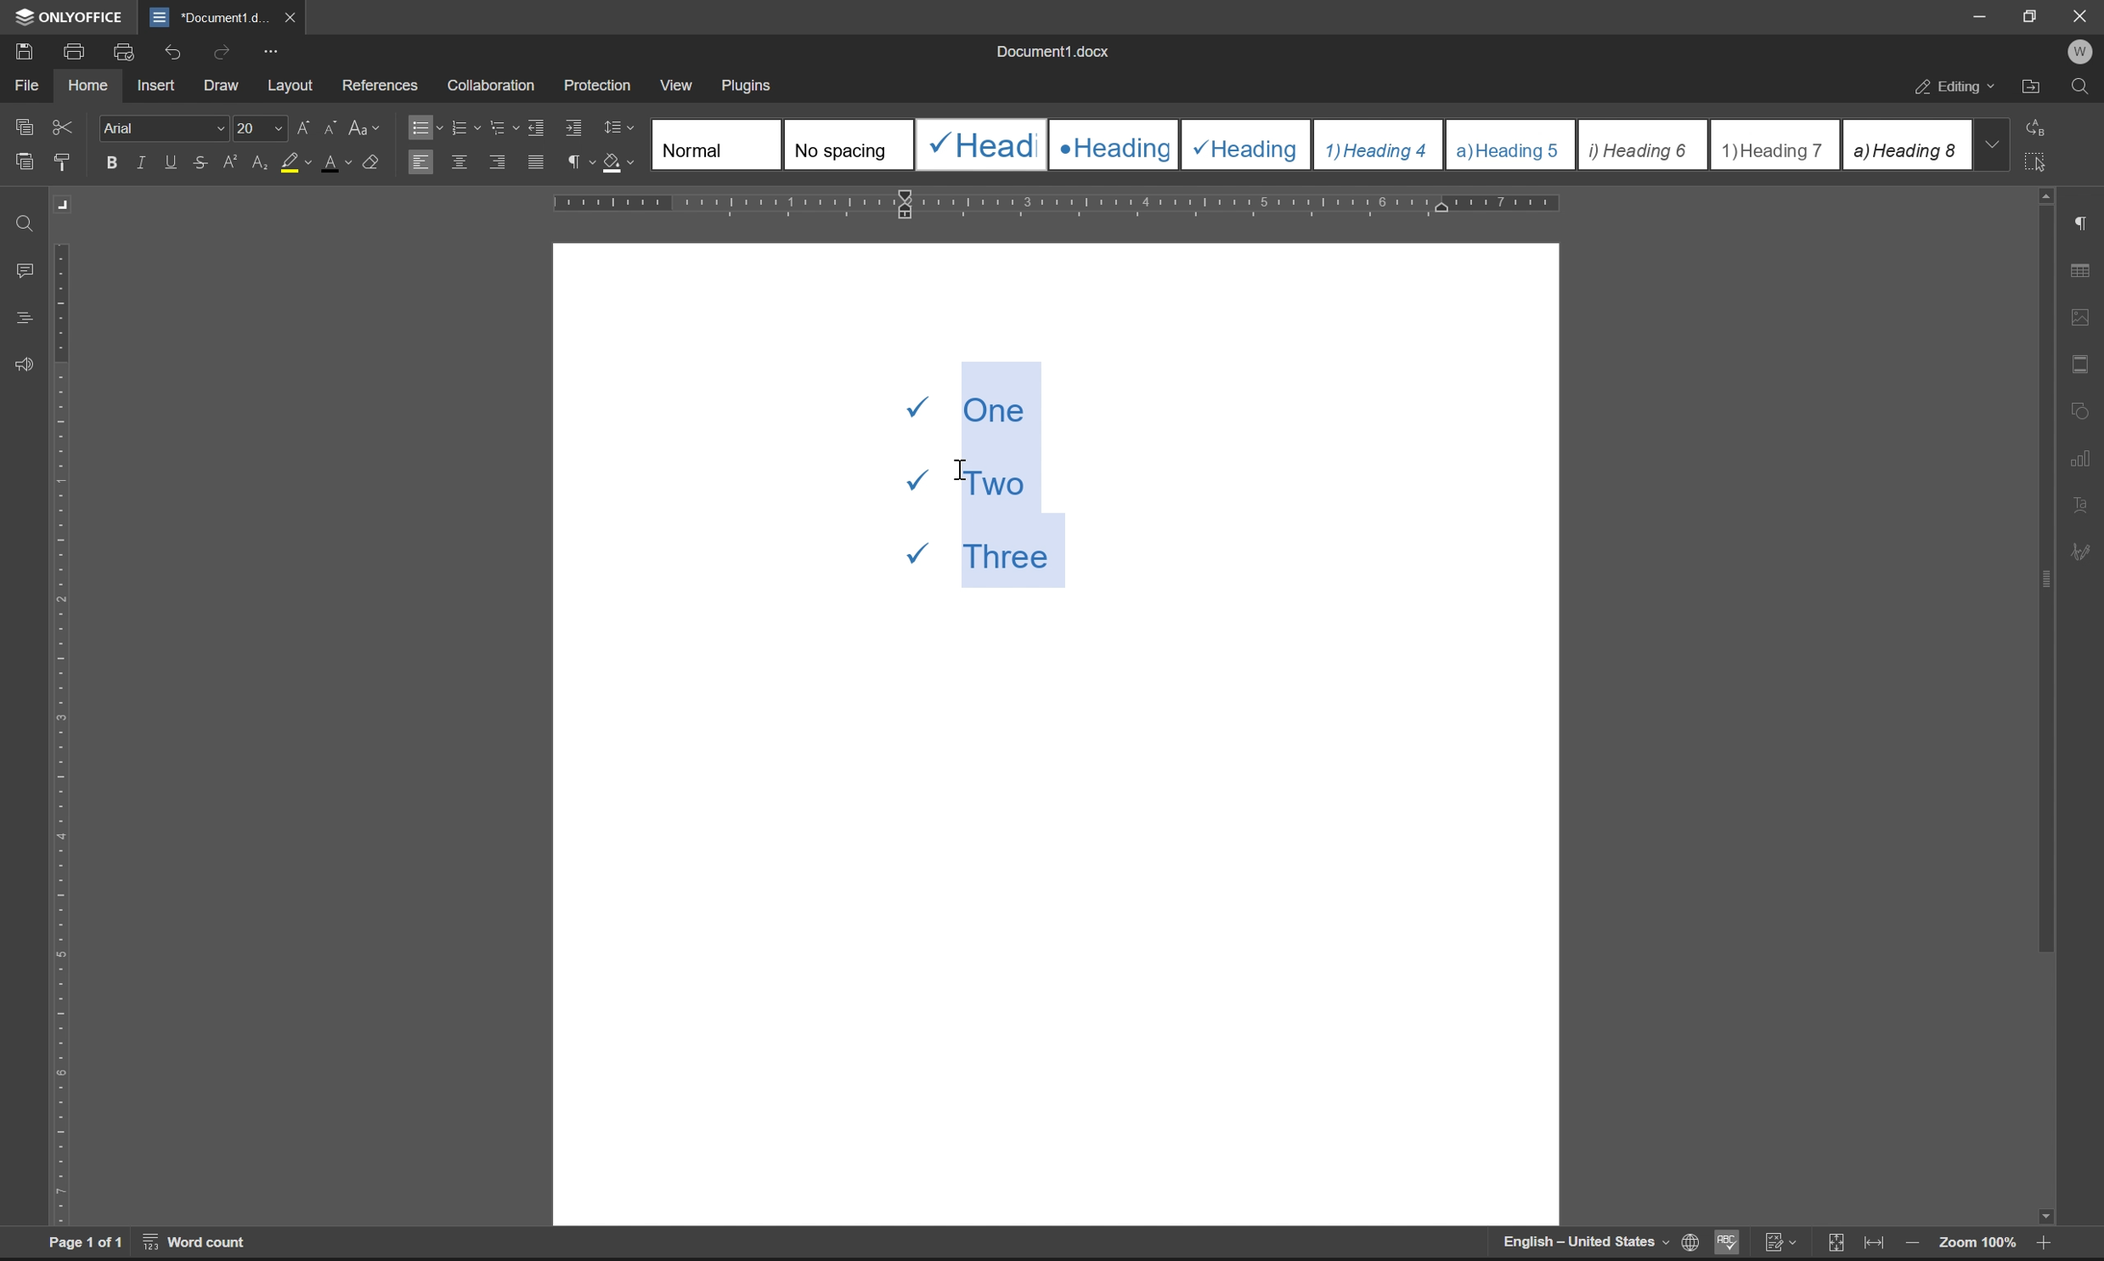 This screenshot has width=2104, height=1261. Describe the element at coordinates (420, 161) in the screenshot. I see `align left` at that location.